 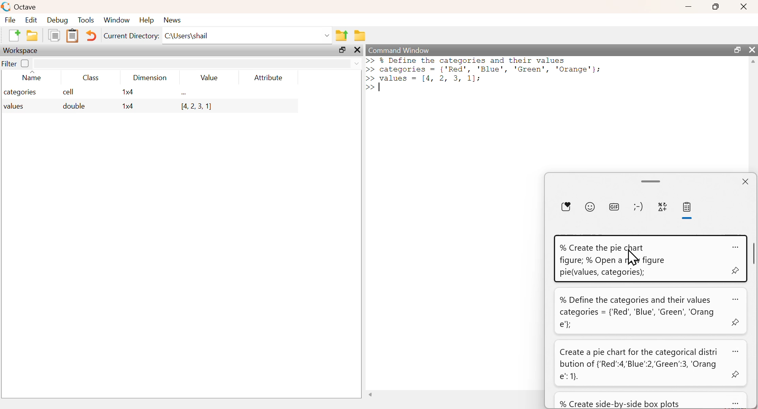 I want to click on pin, so click(x=735, y=321).